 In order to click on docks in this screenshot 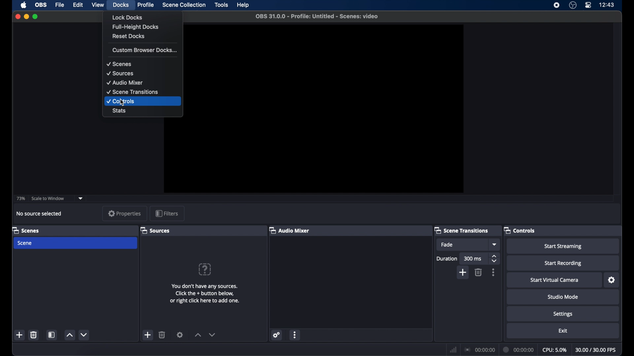, I will do `click(121, 5)`.